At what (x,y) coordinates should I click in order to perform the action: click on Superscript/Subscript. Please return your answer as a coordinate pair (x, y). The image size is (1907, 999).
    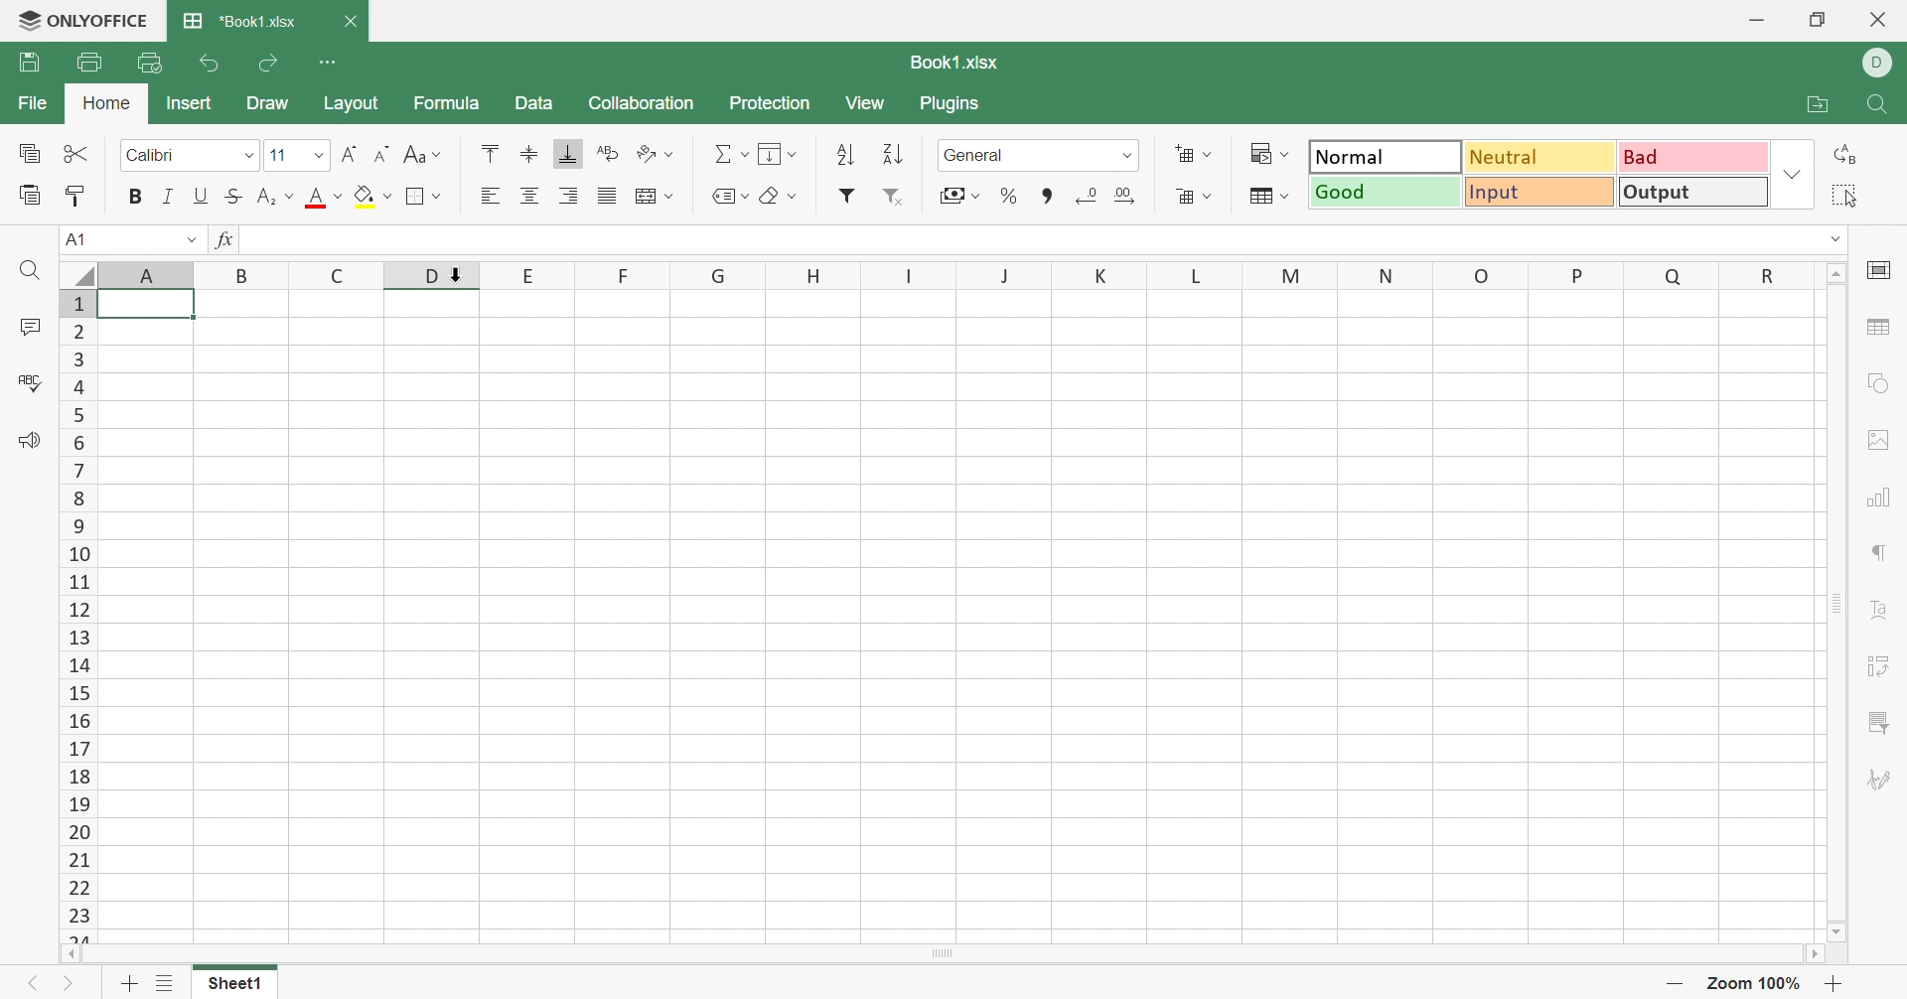
    Looking at the image, I should click on (267, 197).